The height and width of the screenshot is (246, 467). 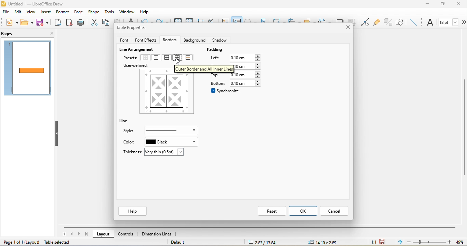 I want to click on default, so click(x=185, y=242).